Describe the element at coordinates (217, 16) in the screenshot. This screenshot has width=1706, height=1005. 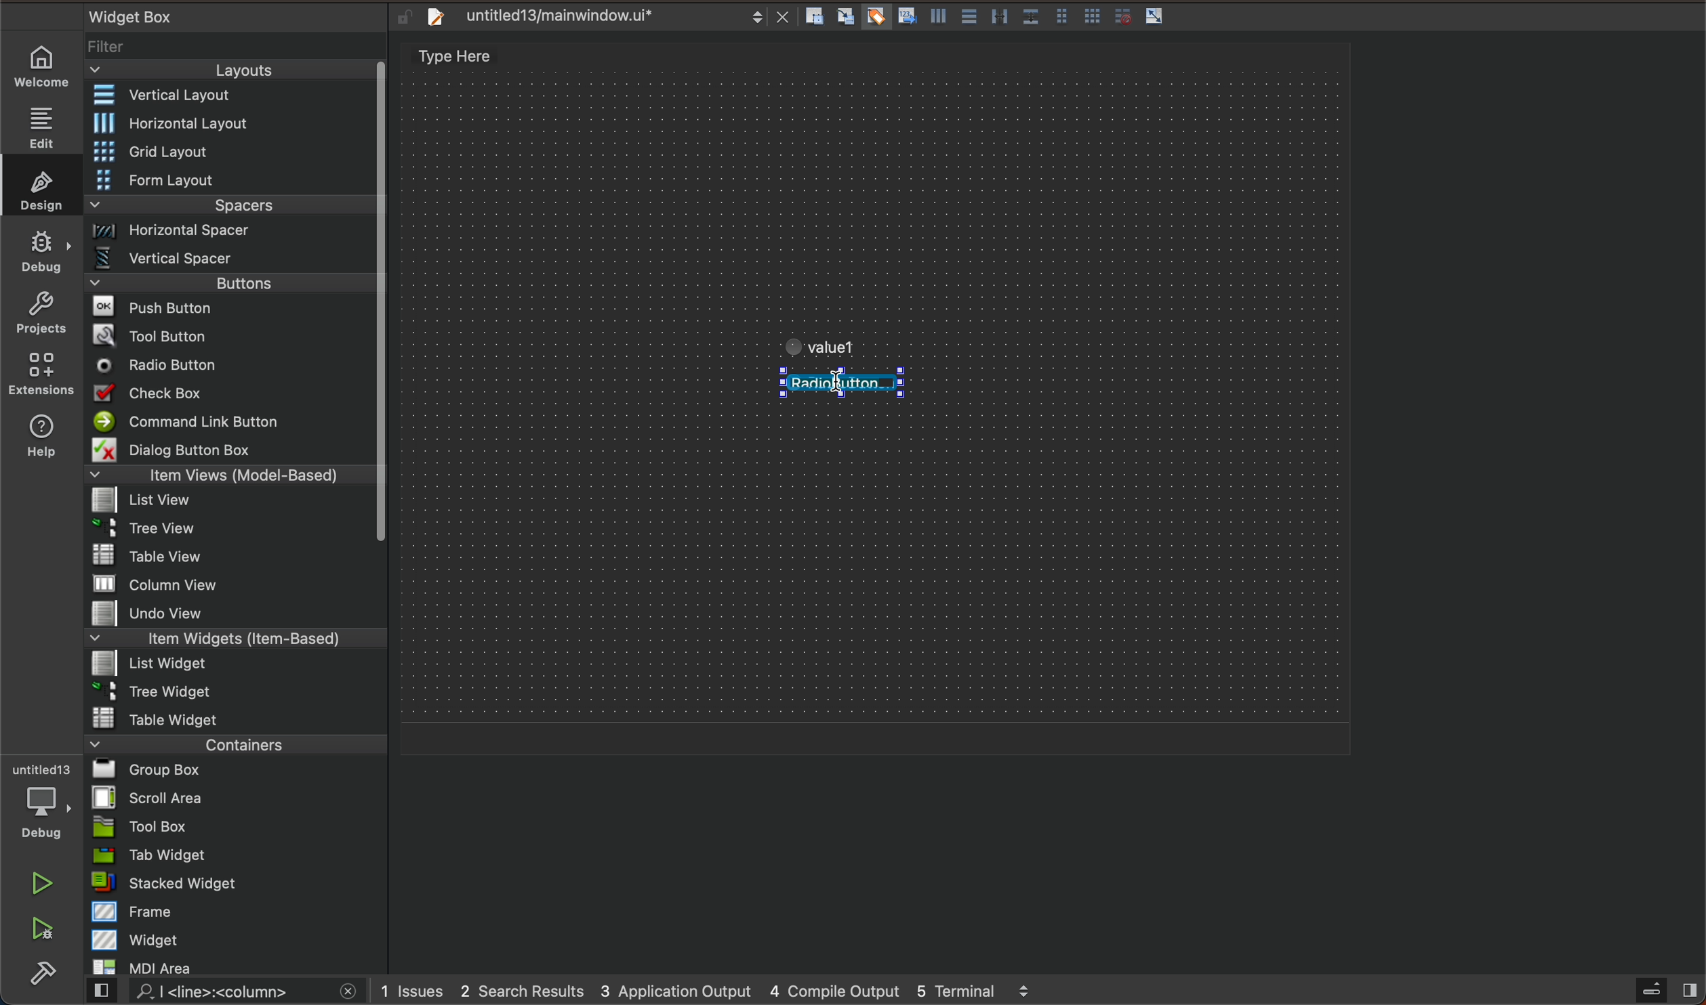
I see `widget box` at that location.